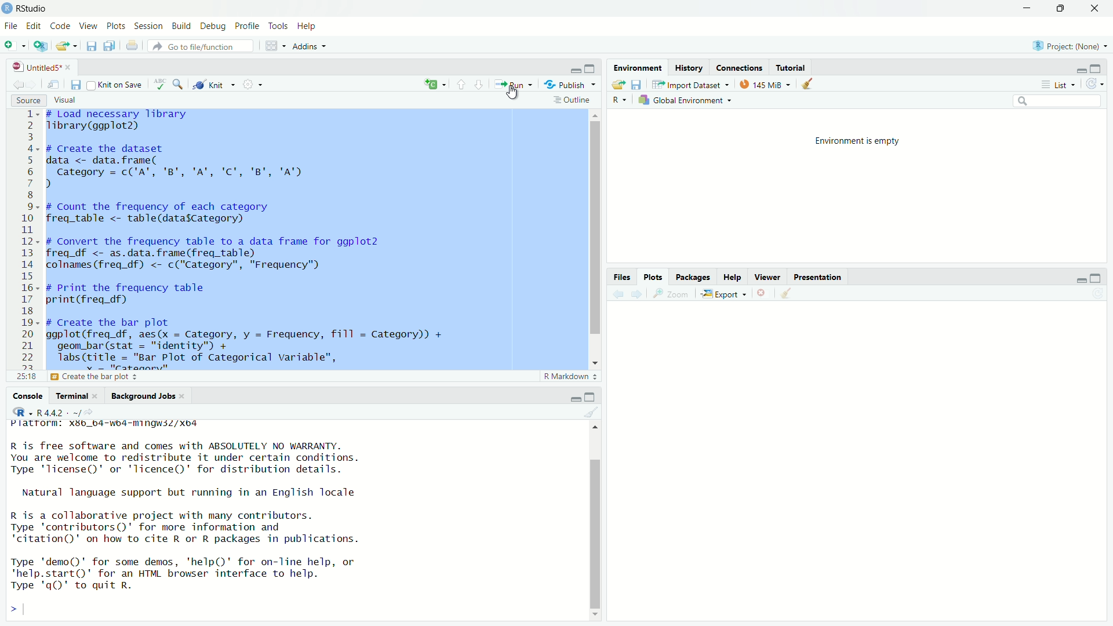 The height and width of the screenshot is (626, 1113). What do you see at coordinates (481, 86) in the screenshot?
I see `next section` at bounding box center [481, 86].